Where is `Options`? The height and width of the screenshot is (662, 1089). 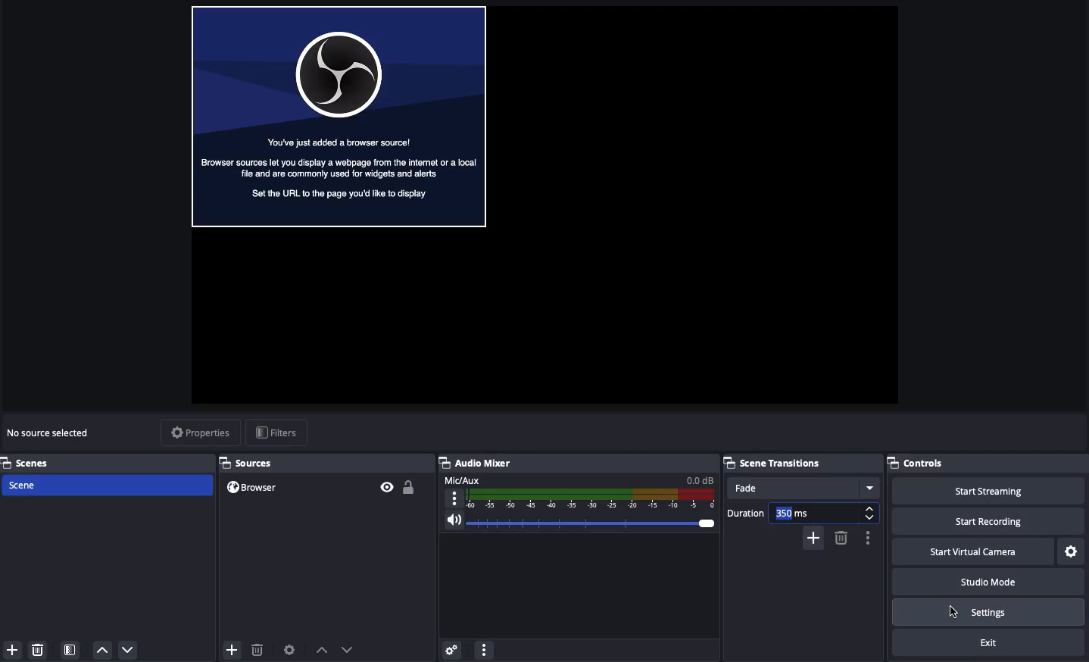 Options is located at coordinates (869, 539).